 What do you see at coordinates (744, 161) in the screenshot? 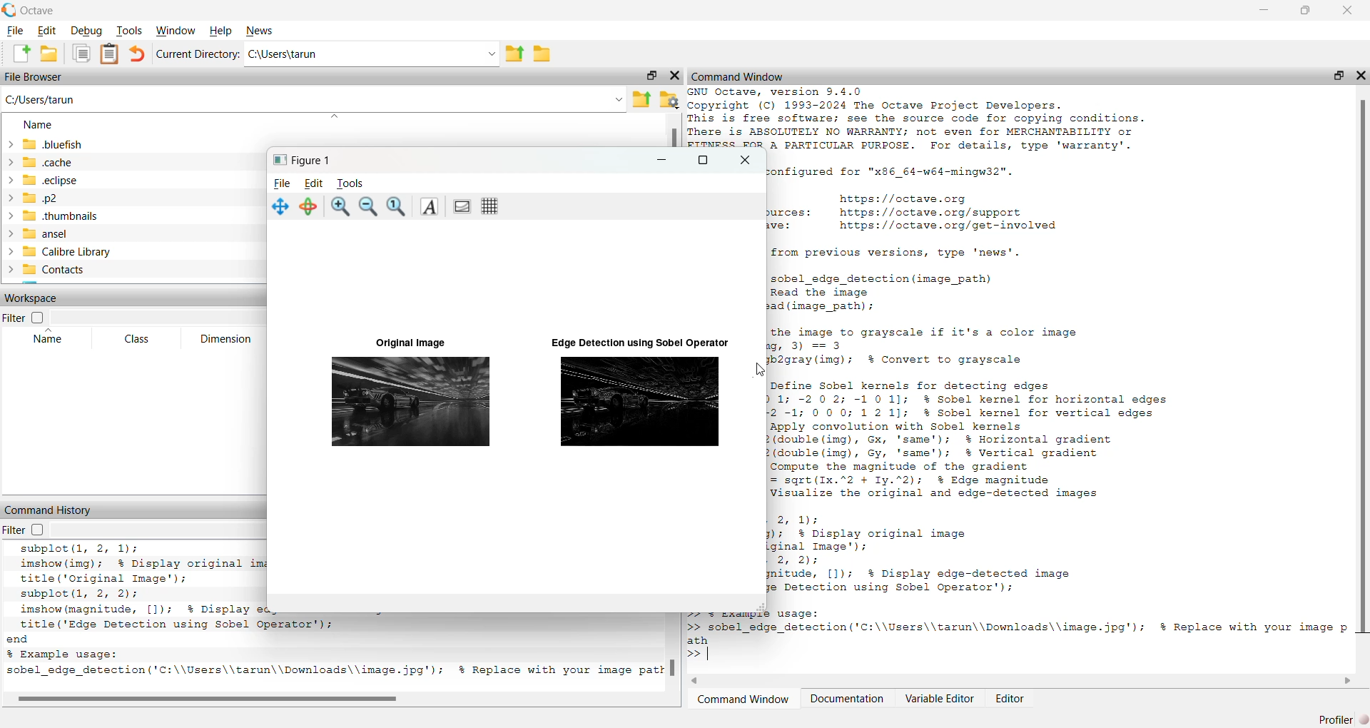
I see `close` at bounding box center [744, 161].